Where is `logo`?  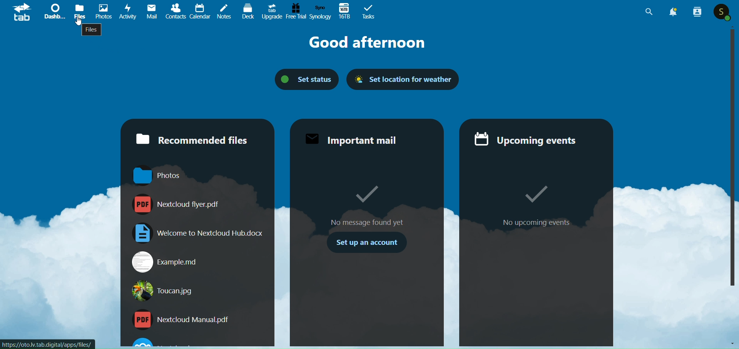
logo is located at coordinates (22, 13).